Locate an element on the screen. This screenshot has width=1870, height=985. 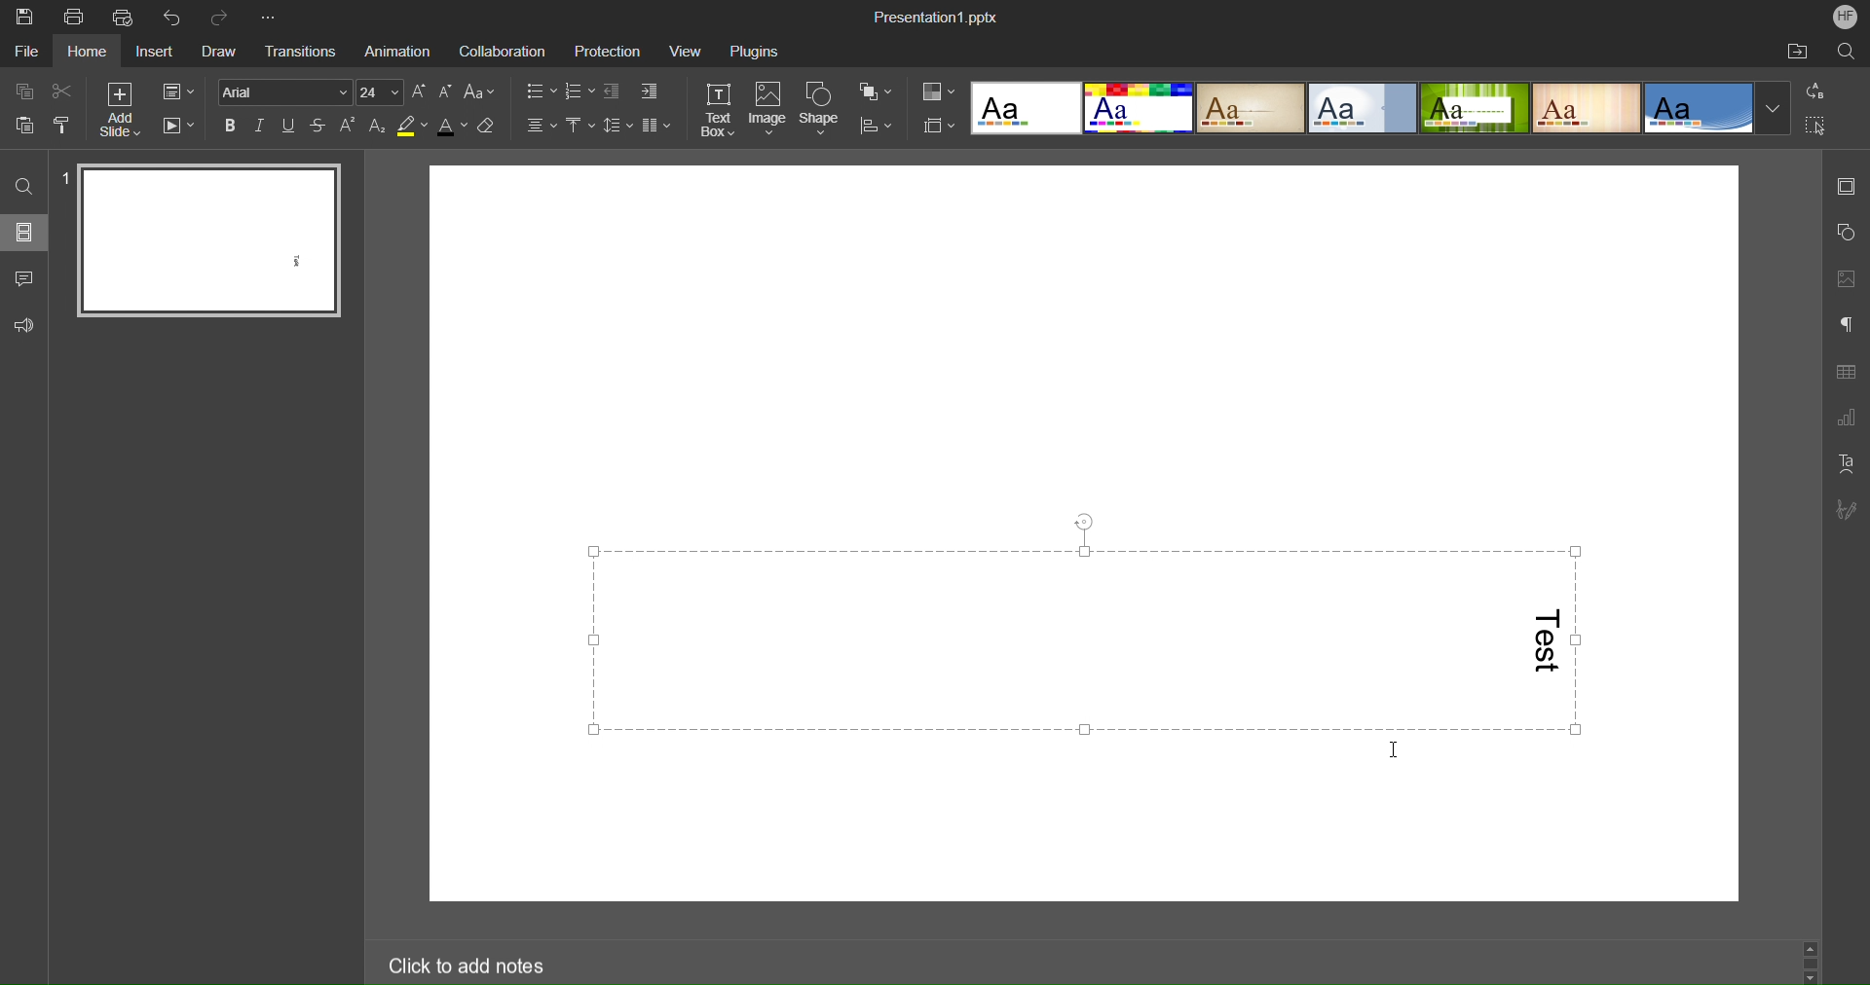
Collaboration is located at coordinates (503, 49).